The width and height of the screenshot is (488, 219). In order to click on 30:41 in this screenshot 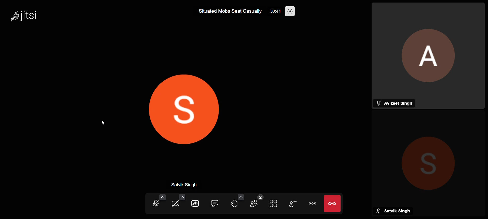, I will do `click(276, 12)`.